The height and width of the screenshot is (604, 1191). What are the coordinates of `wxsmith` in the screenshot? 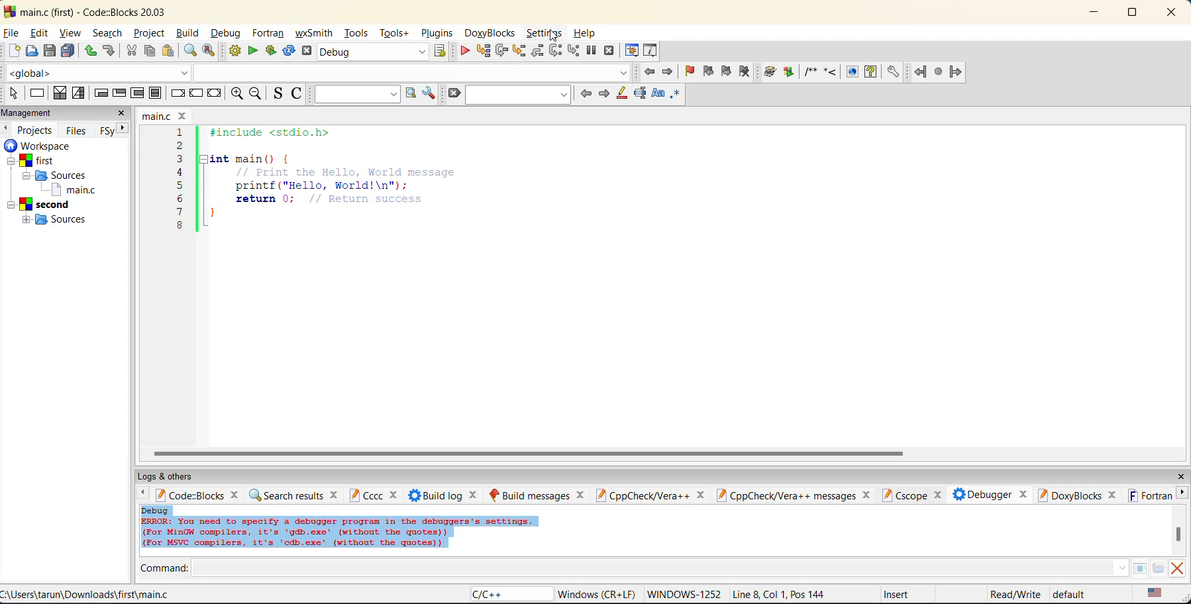 It's located at (314, 34).